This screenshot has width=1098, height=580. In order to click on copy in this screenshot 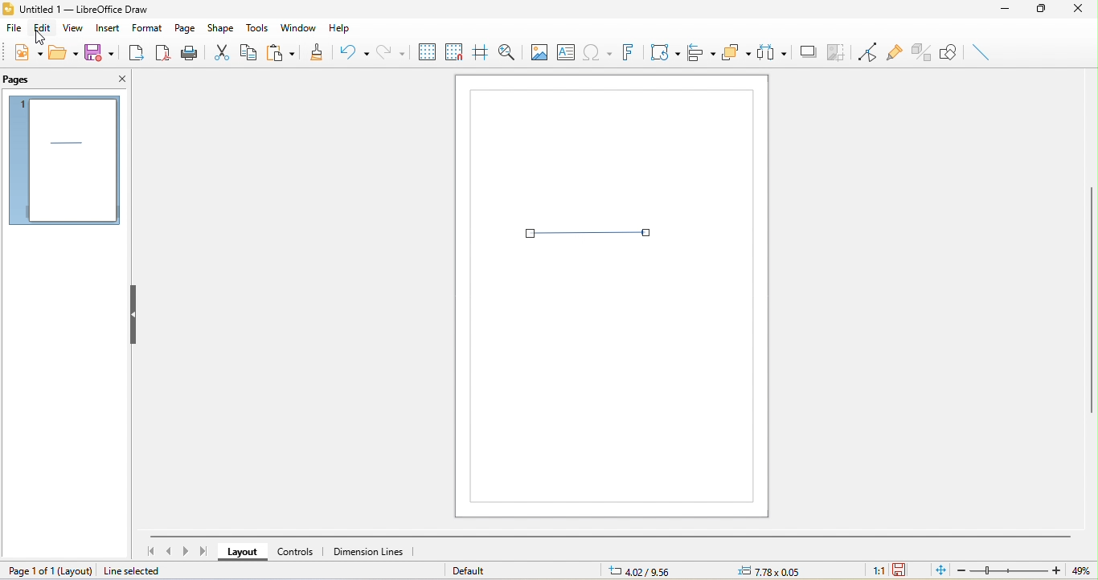, I will do `click(254, 55)`.